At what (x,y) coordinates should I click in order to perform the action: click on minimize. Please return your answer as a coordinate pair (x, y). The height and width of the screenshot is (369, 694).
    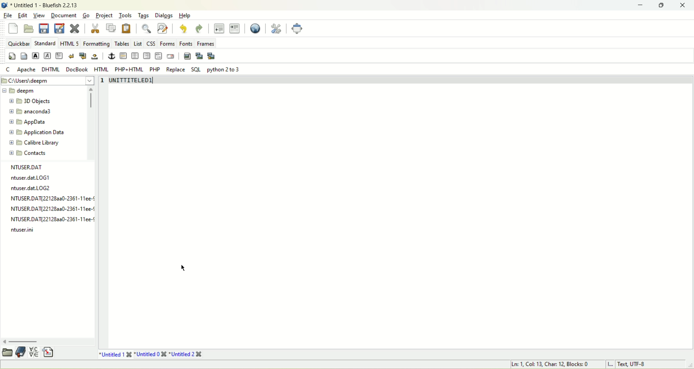
    Looking at the image, I should click on (641, 4).